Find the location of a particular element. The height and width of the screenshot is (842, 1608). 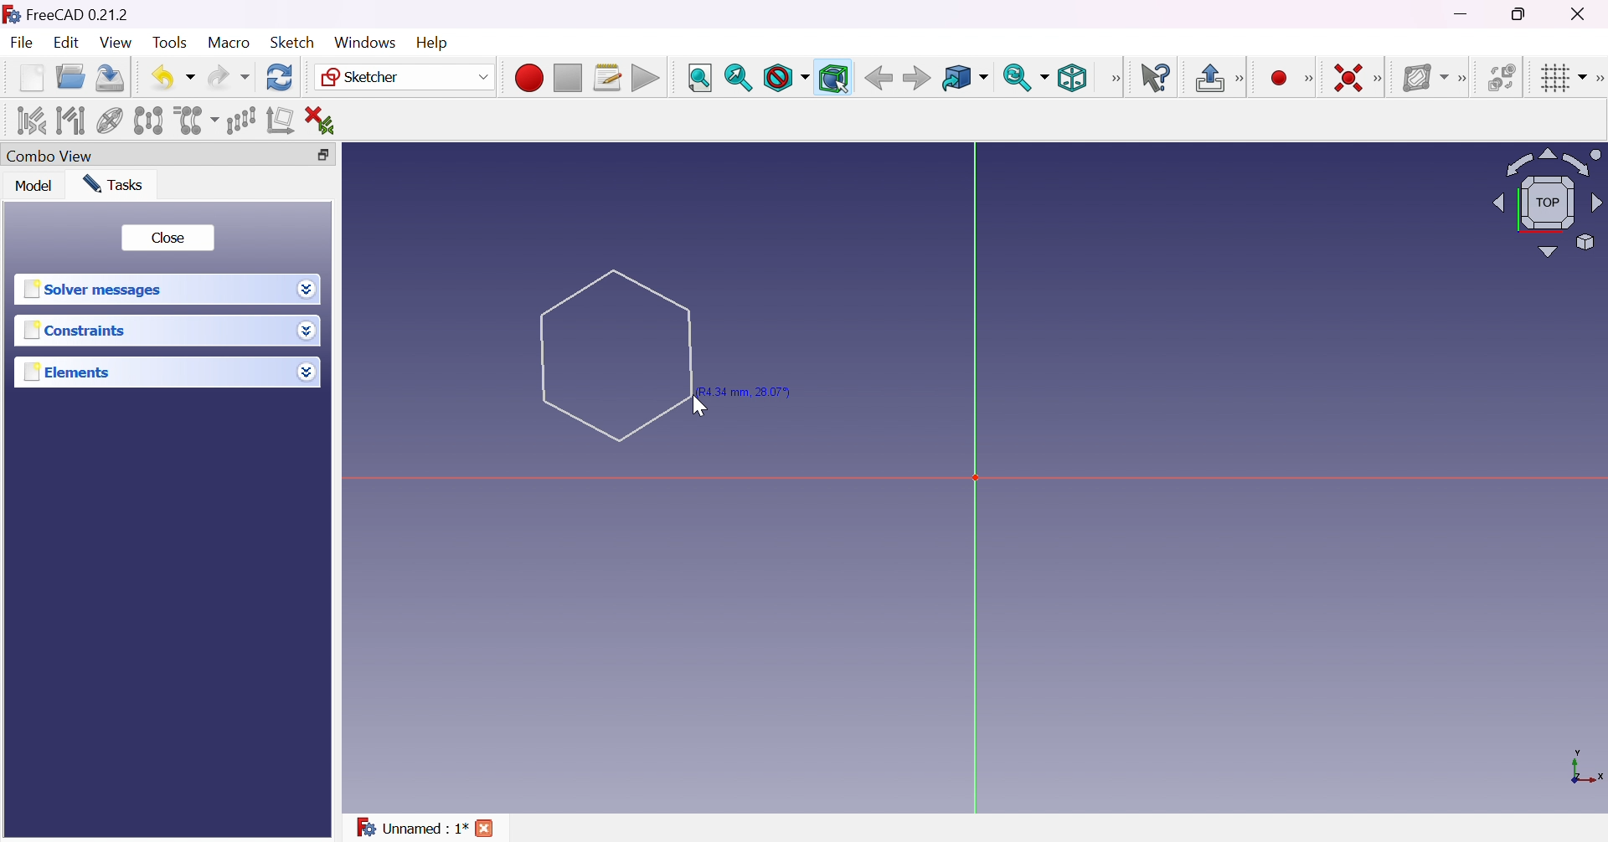

Switch virtual space is located at coordinates (1500, 77).